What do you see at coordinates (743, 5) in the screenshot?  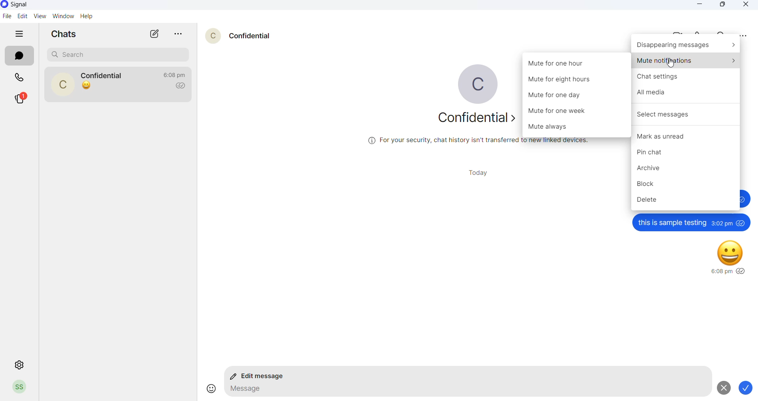 I see `close` at bounding box center [743, 5].